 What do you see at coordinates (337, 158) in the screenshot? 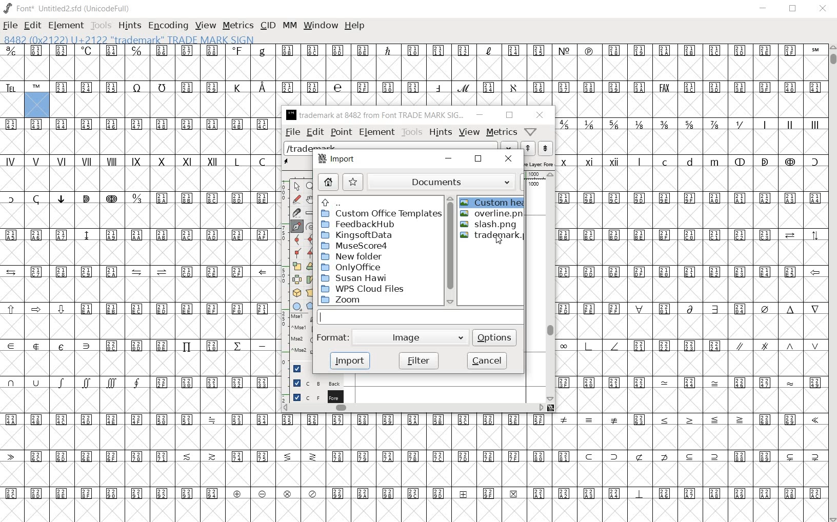
I see `import` at bounding box center [337, 158].